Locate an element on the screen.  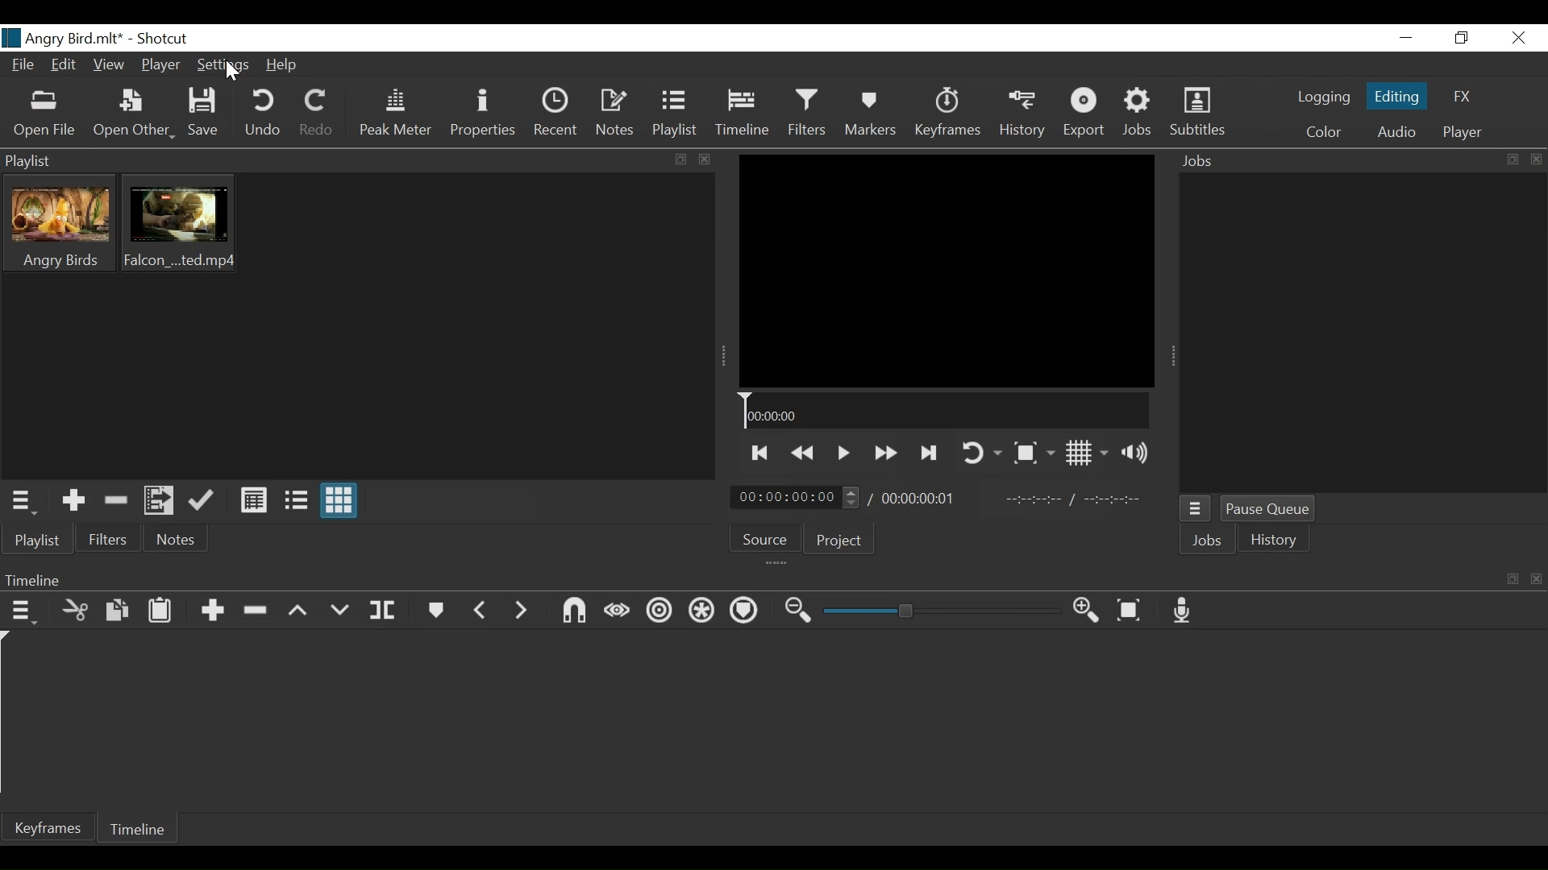
Toggle Display grid on player is located at coordinates (1083, 454).